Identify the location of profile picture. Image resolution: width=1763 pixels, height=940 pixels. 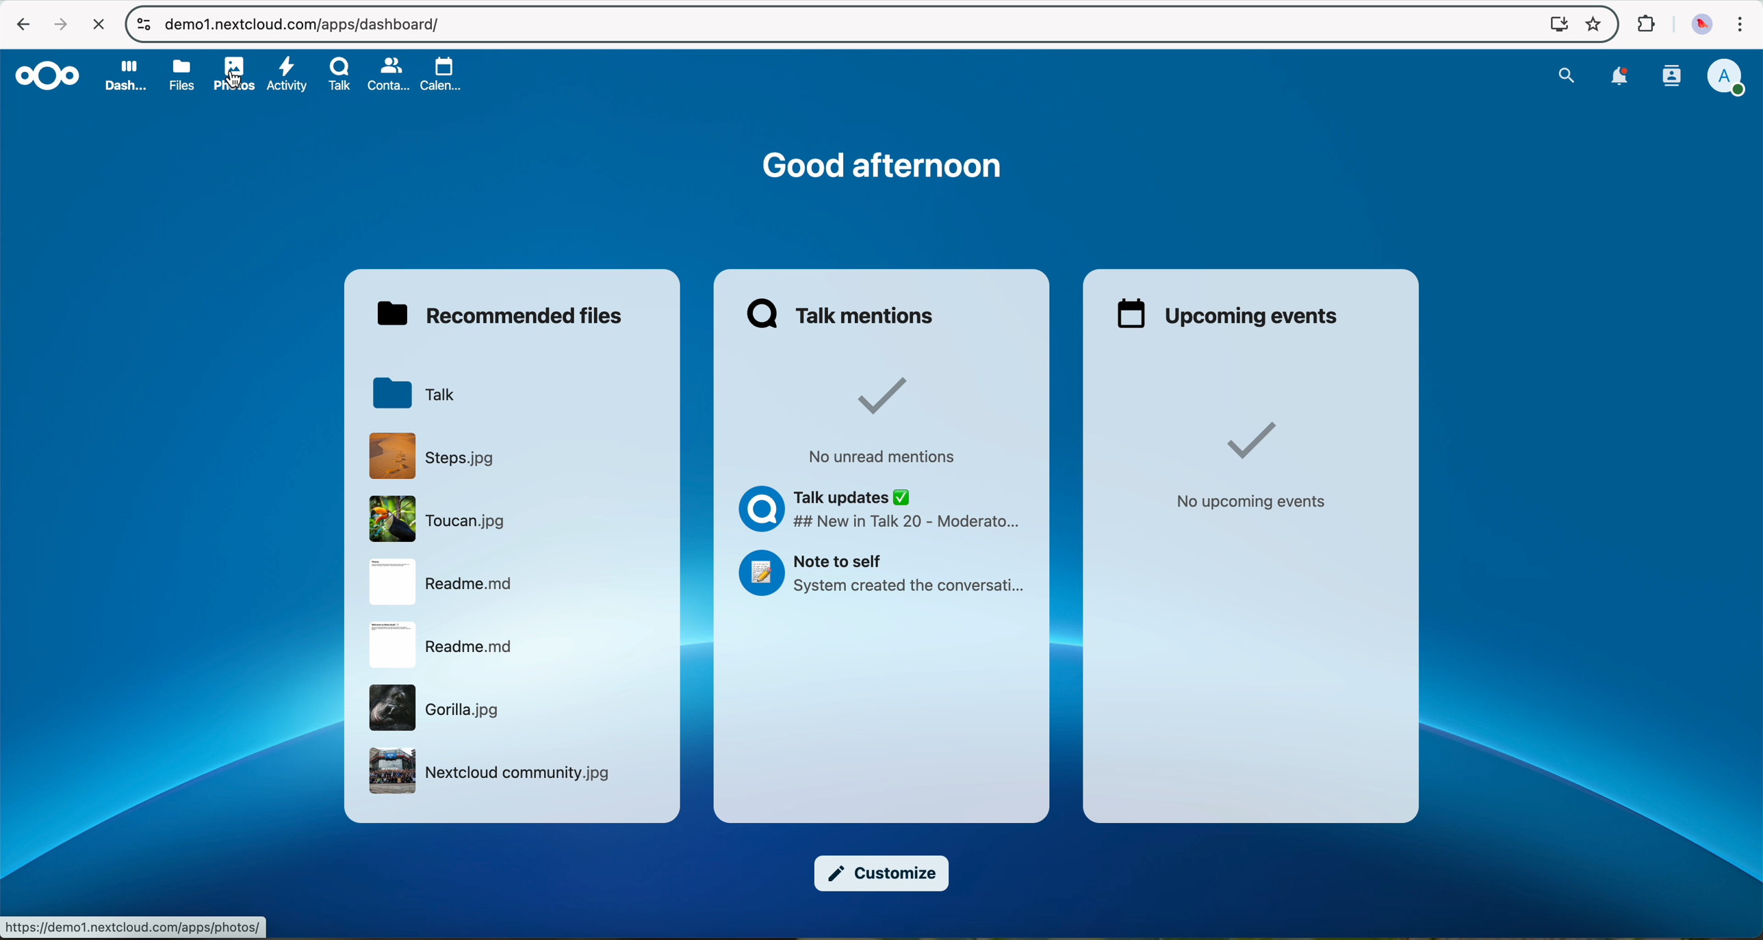
(1699, 25).